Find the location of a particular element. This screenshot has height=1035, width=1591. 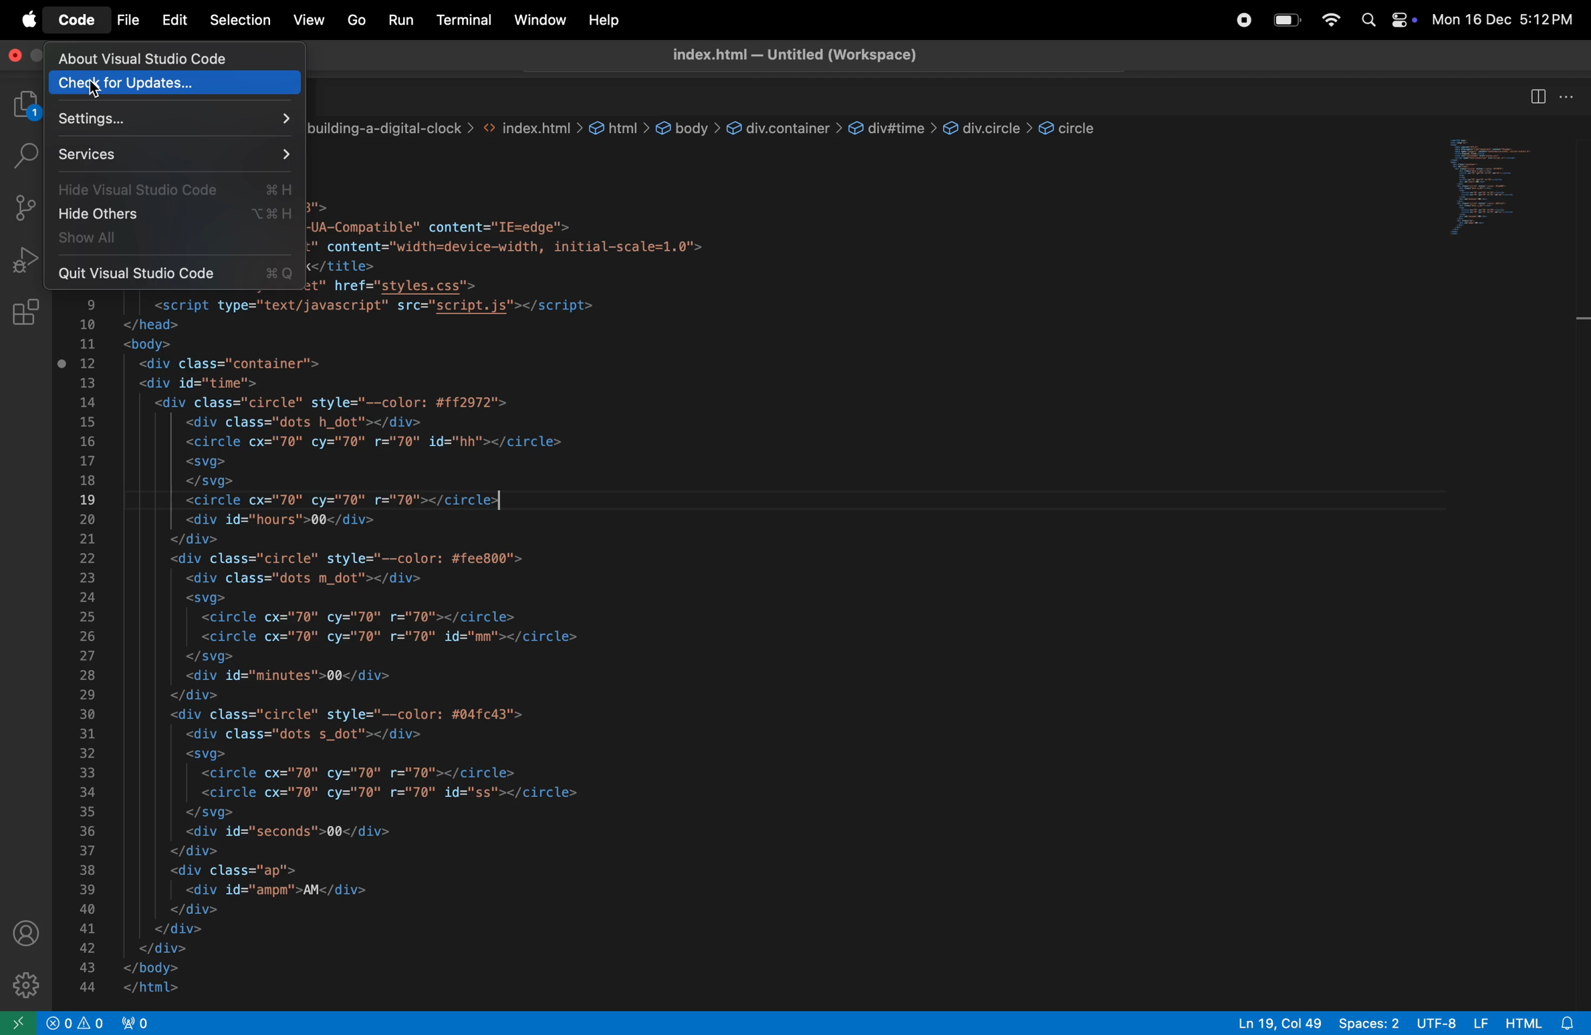

extensions is located at coordinates (25, 315).